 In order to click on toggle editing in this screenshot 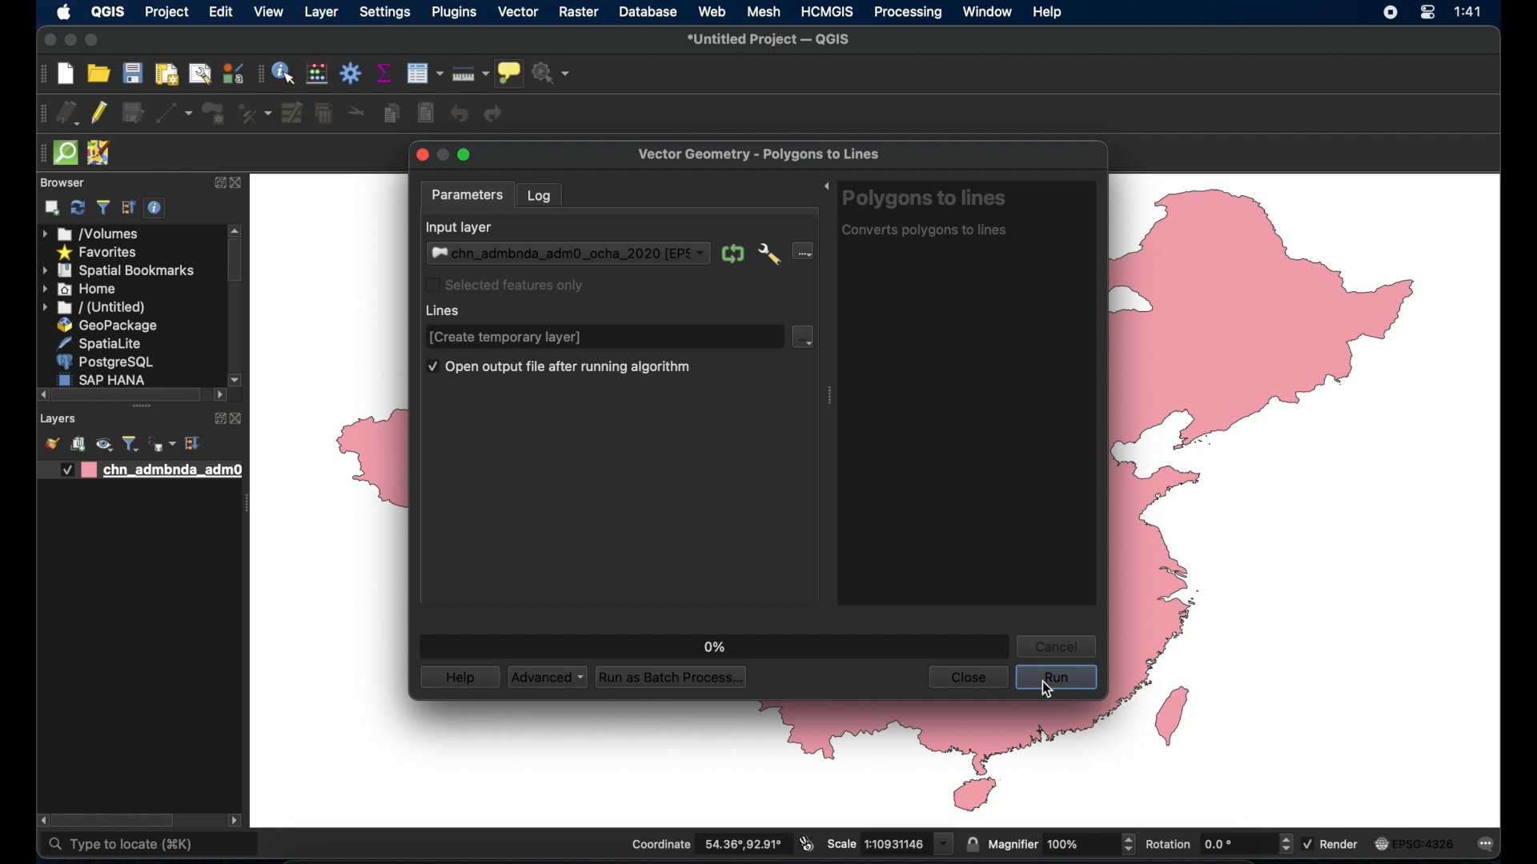, I will do `click(98, 114)`.